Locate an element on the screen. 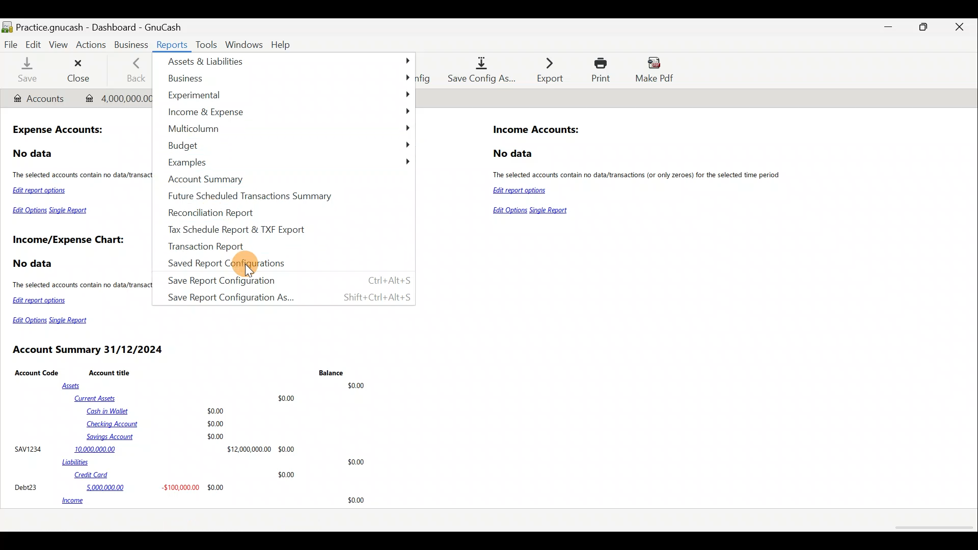 Image resolution: width=978 pixels, height=550 pixels. Account Summary 31/12/2024 is located at coordinates (90, 350).